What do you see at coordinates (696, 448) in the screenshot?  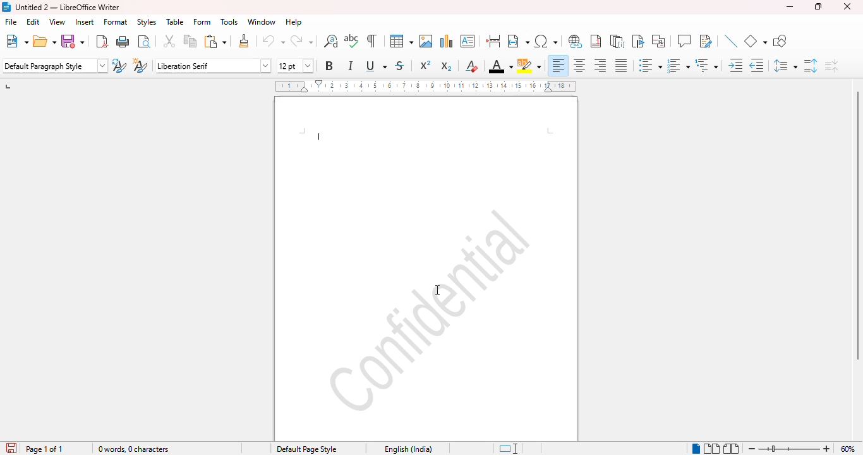 I see `single-page view` at bounding box center [696, 448].